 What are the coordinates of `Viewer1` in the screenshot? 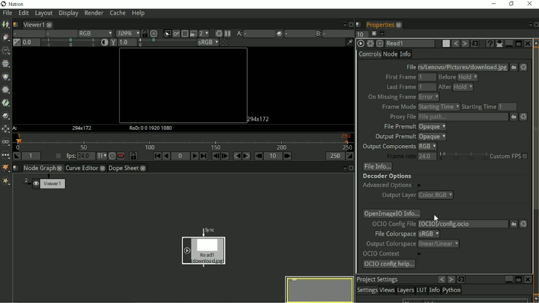 It's located at (36, 24).